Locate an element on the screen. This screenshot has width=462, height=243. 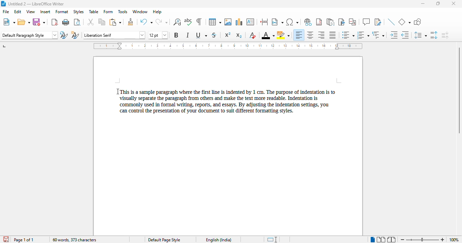
align left is located at coordinates (298, 35).